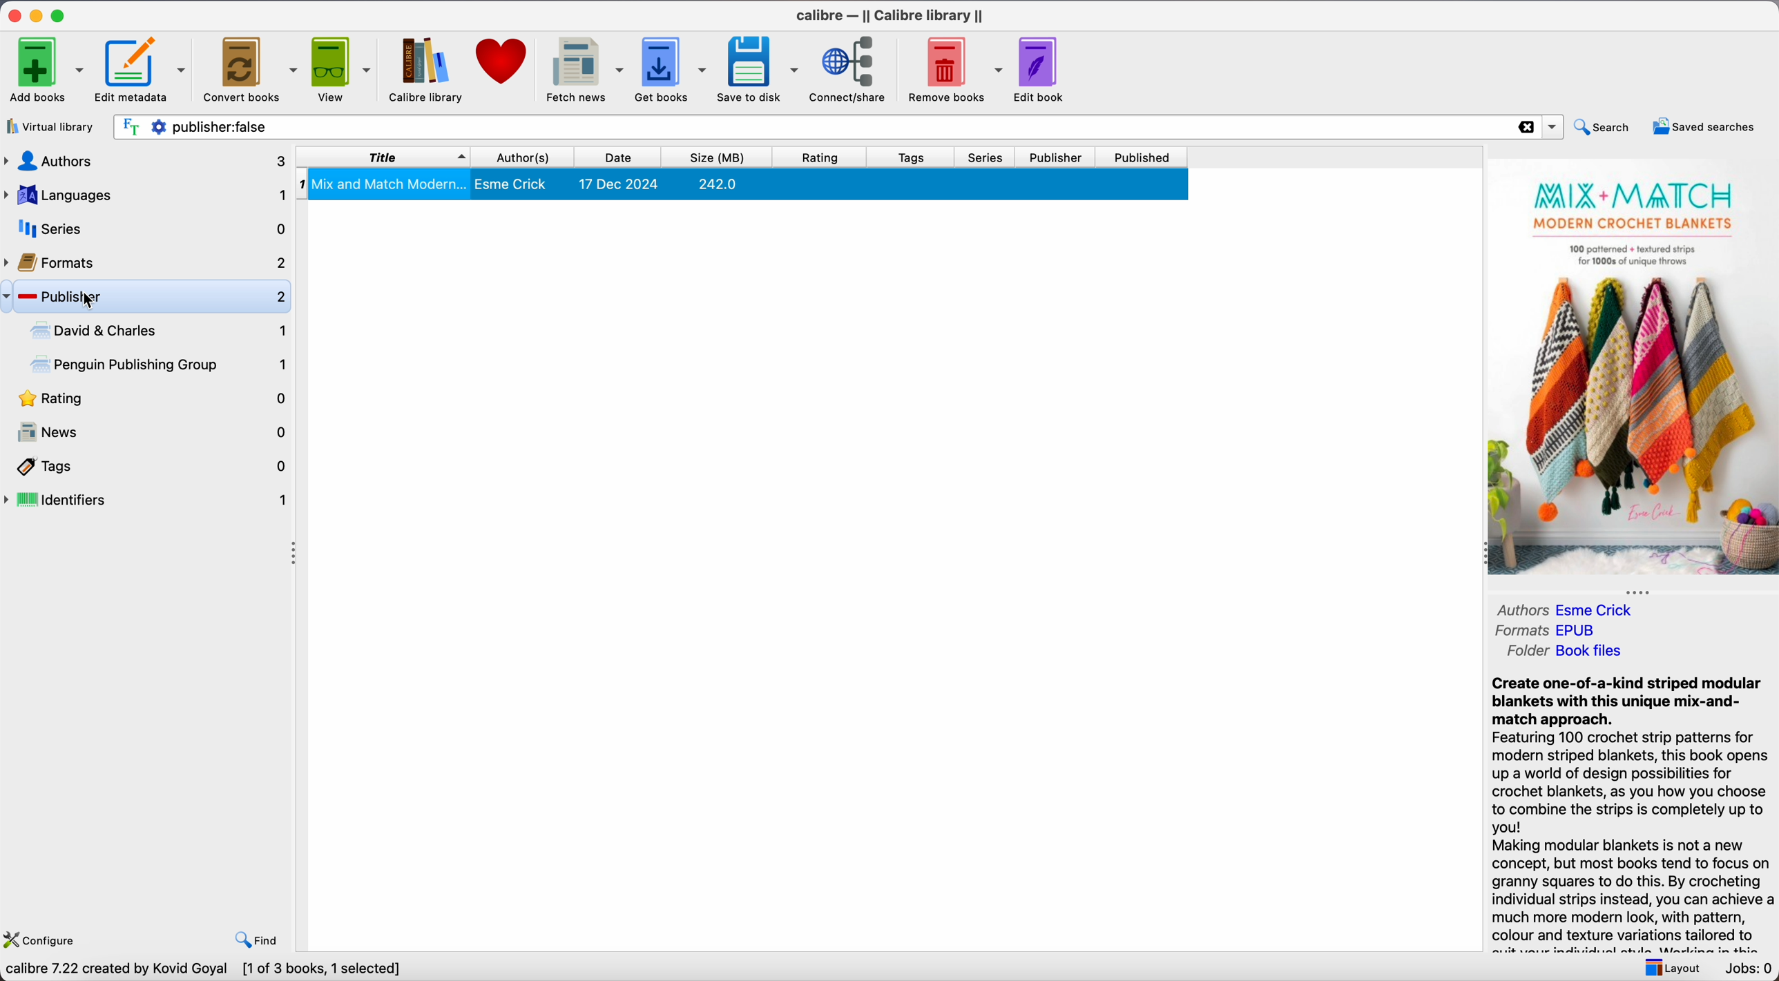 Image resolution: width=1779 pixels, height=981 pixels. What do you see at coordinates (343, 69) in the screenshot?
I see `view` at bounding box center [343, 69].